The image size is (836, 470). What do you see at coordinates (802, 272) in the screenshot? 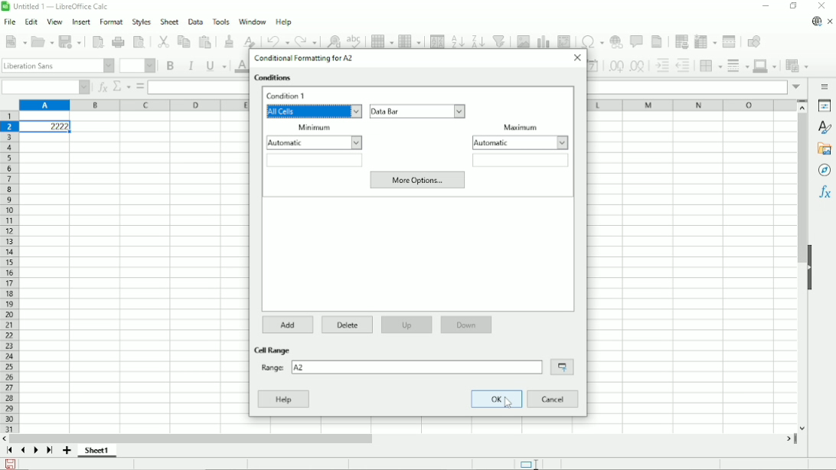
I see `Vertical scrollbar` at bounding box center [802, 272].